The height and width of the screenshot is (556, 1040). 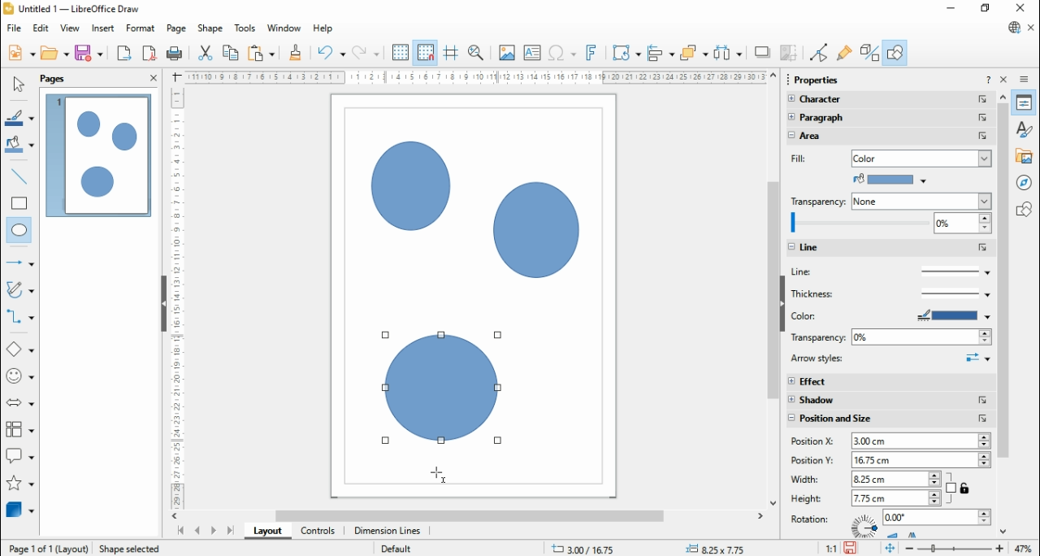 I want to click on Circle shape, so click(x=409, y=187).